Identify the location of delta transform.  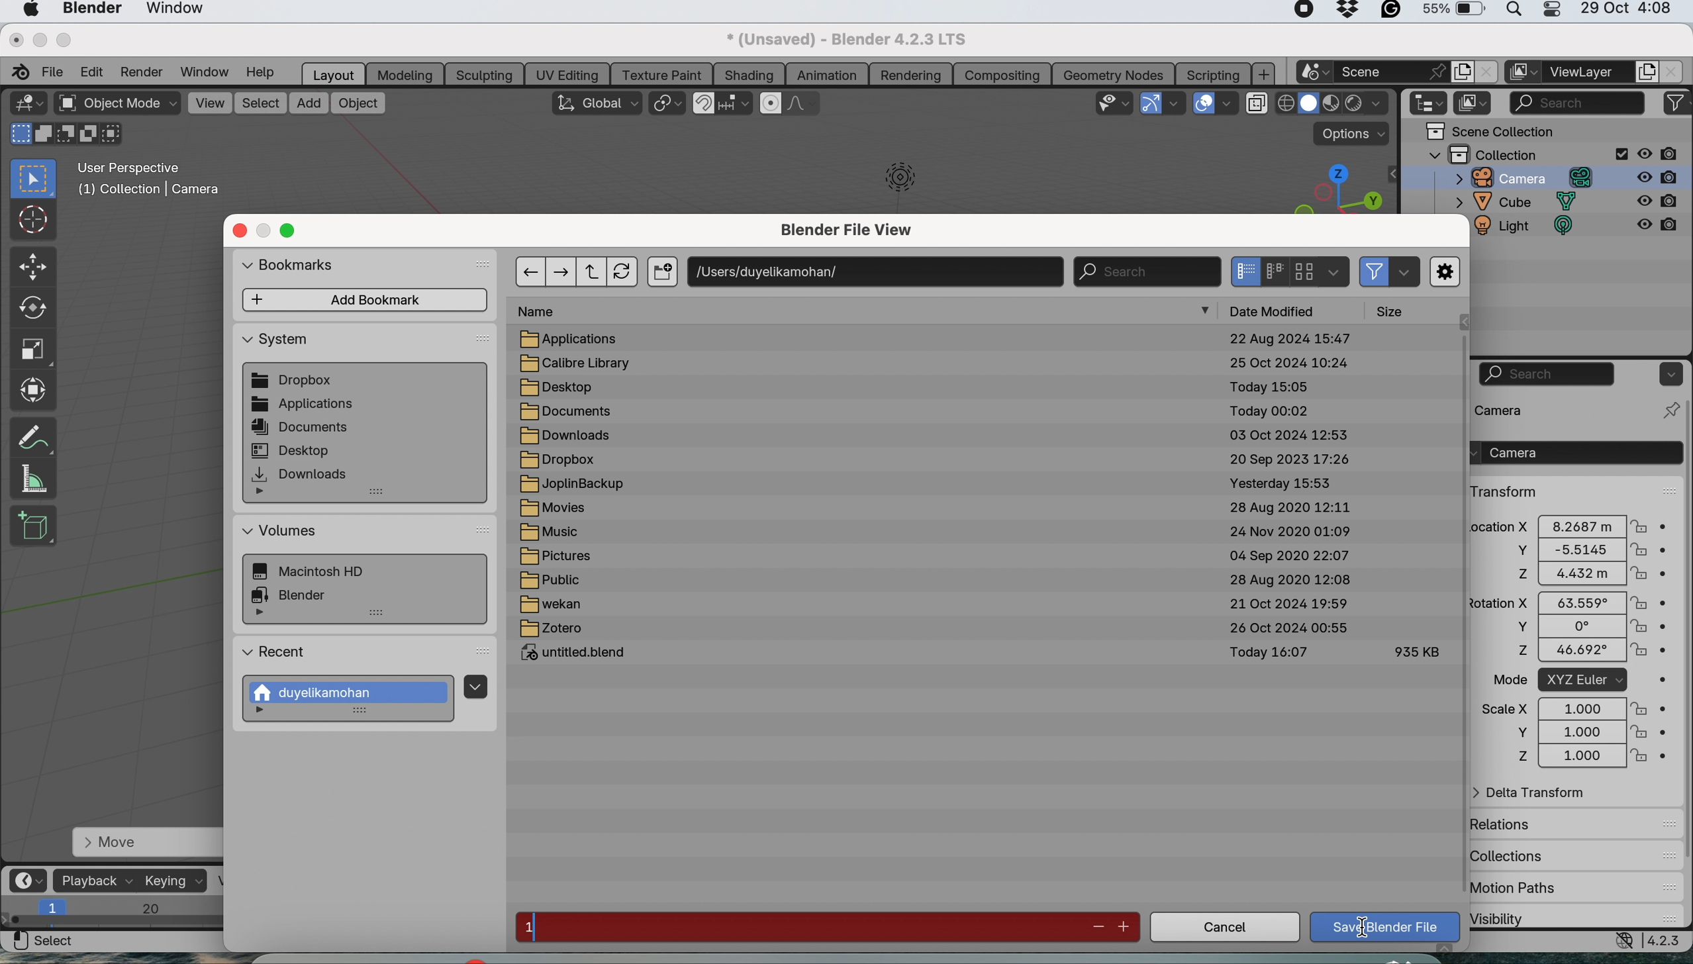
(1538, 794).